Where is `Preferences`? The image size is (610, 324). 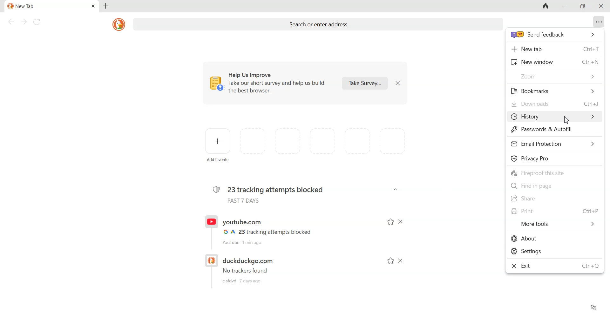
Preferences is located at coordinates (593, 307).